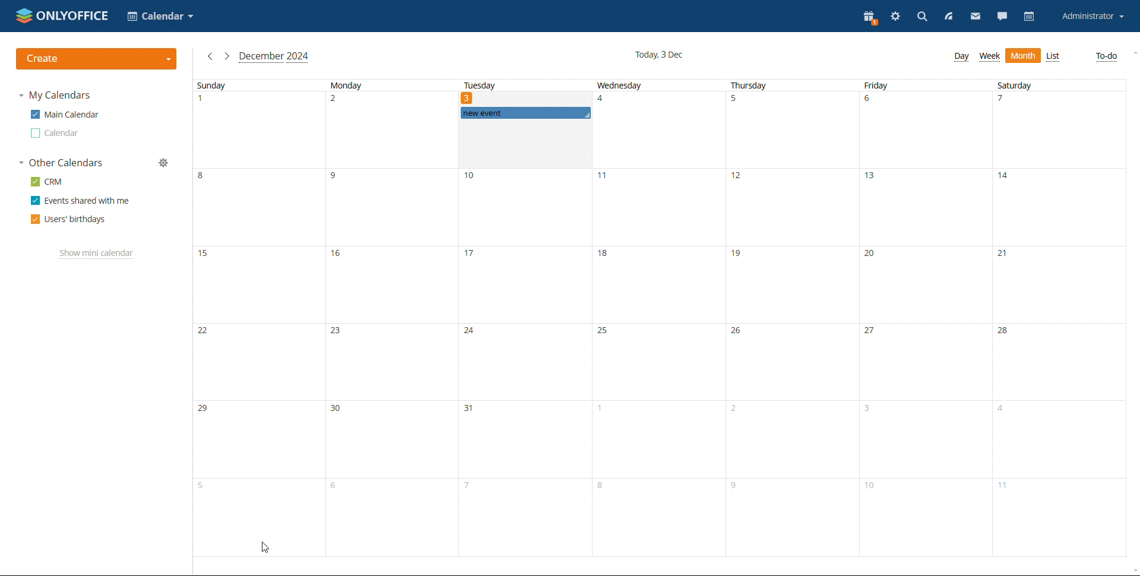  I want to click on scroll down, so click(1133, 571).